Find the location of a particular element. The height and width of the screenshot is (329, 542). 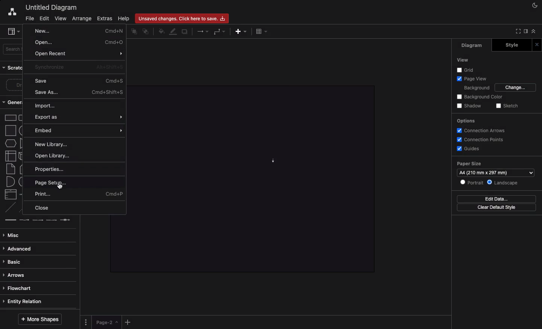

Full screen is located at coordinates (516, 32).